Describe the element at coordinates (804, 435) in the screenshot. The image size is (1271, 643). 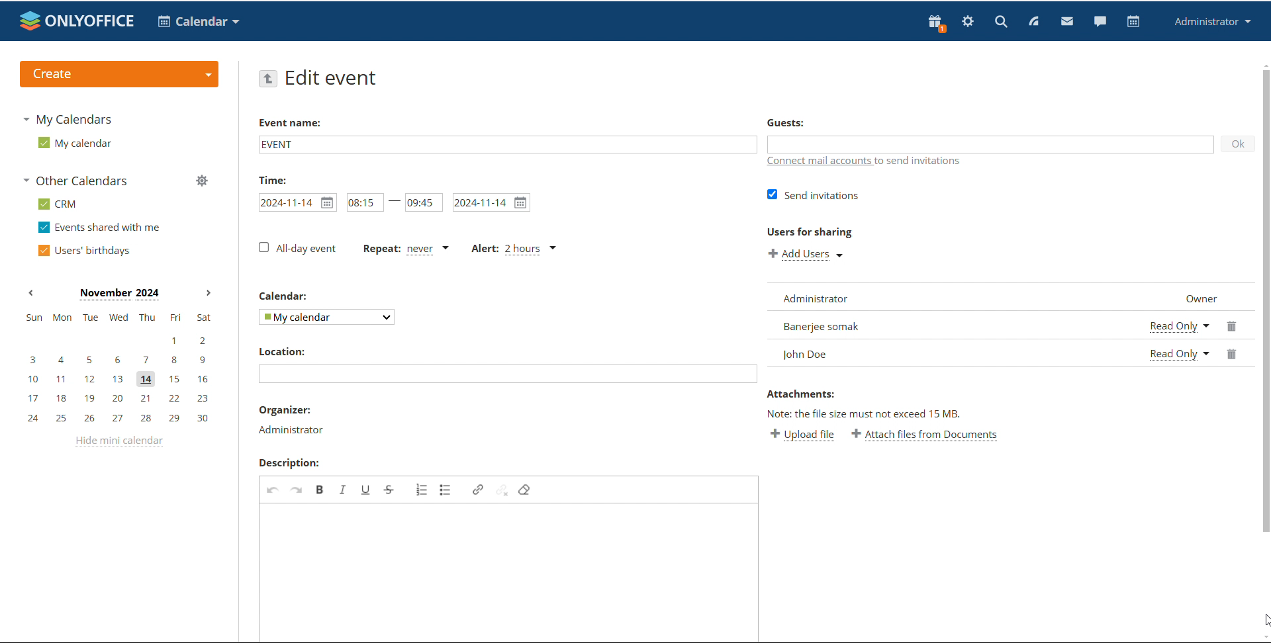
I see `upload file` at that location.